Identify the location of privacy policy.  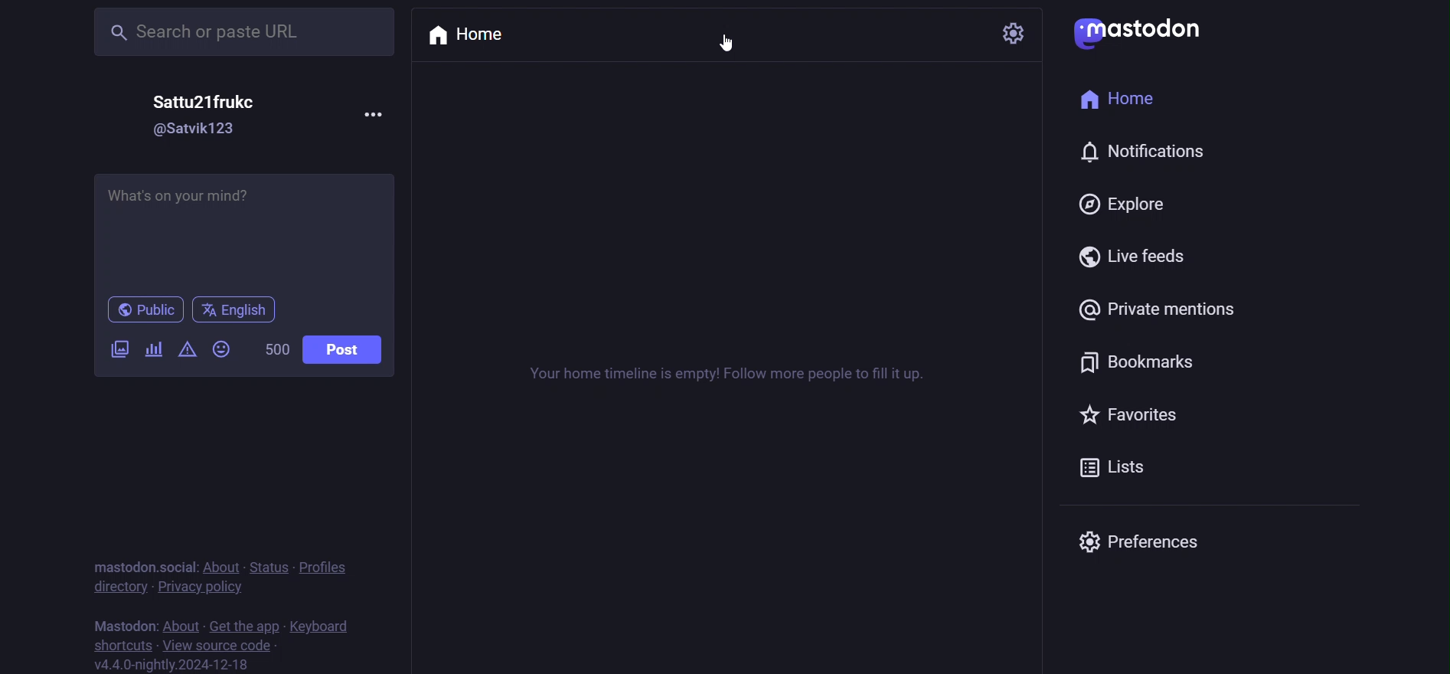
(198, 586).